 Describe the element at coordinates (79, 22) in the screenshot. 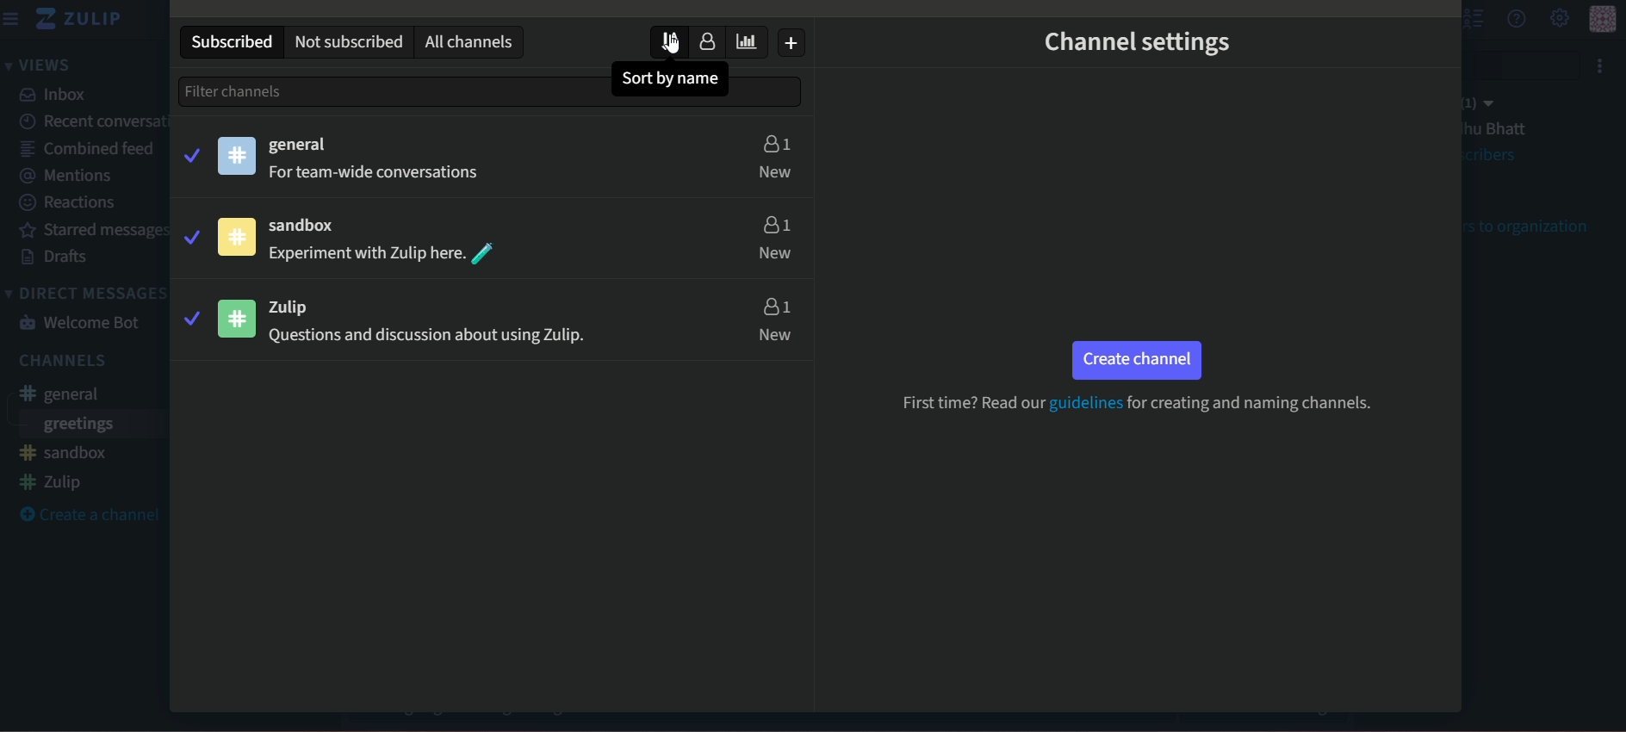

I see `name and logo` at that location.